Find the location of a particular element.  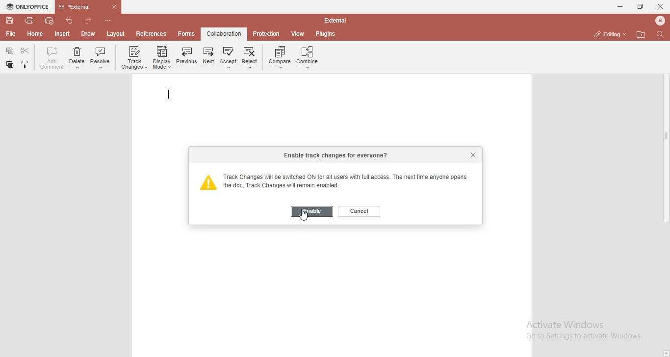

close is located at coordinates (474, 155).